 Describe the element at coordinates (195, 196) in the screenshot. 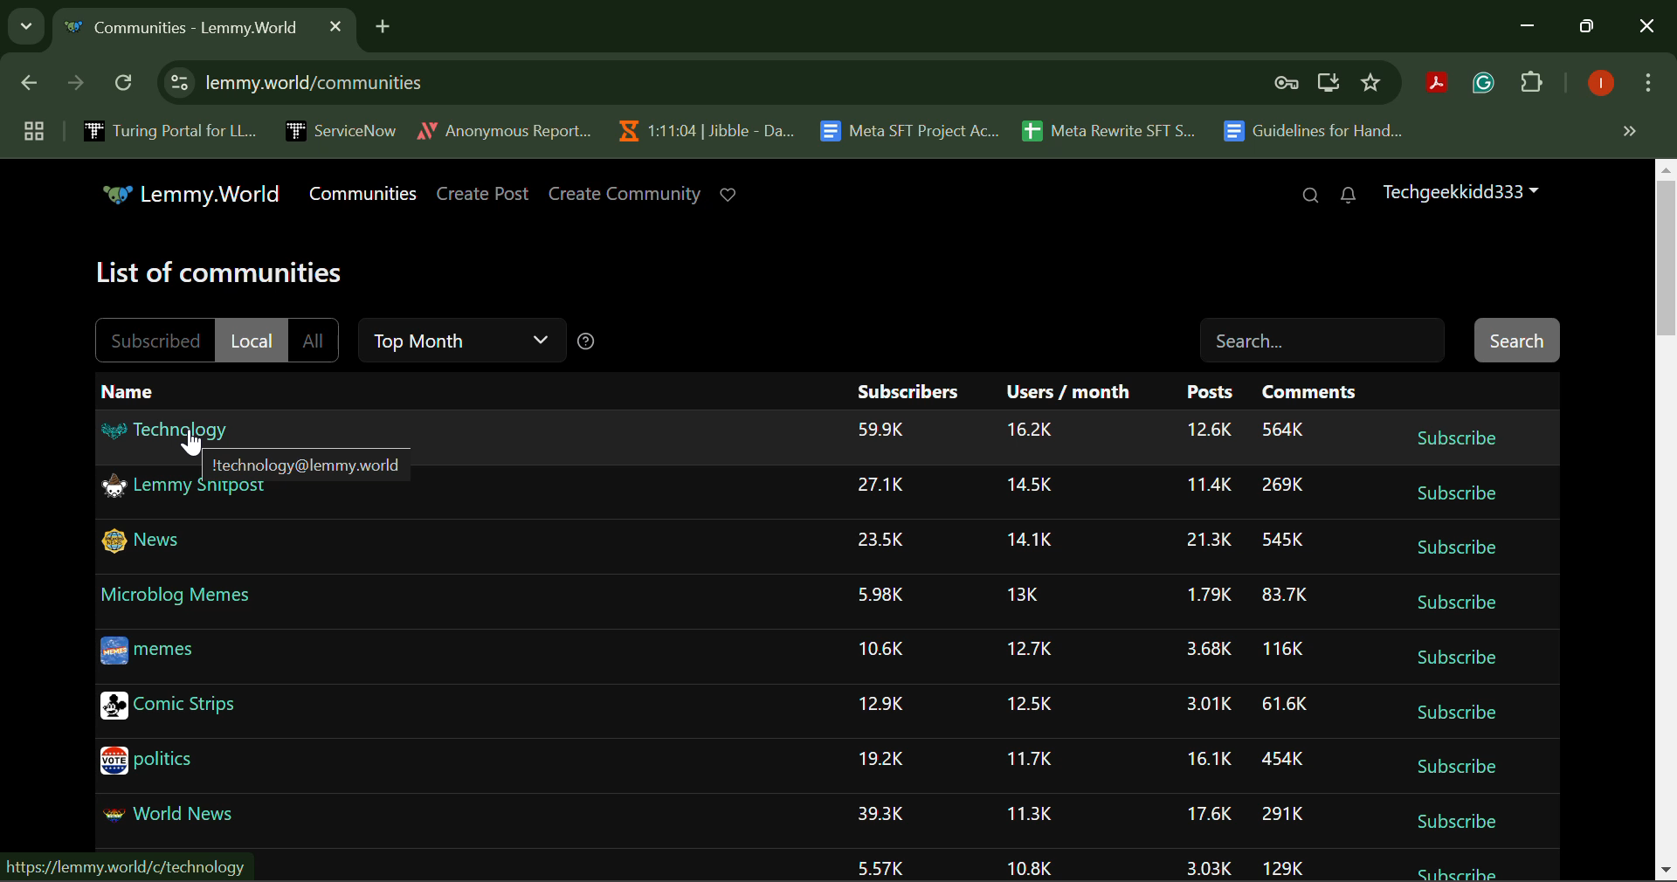

I see `Lemmy.World` at that location.